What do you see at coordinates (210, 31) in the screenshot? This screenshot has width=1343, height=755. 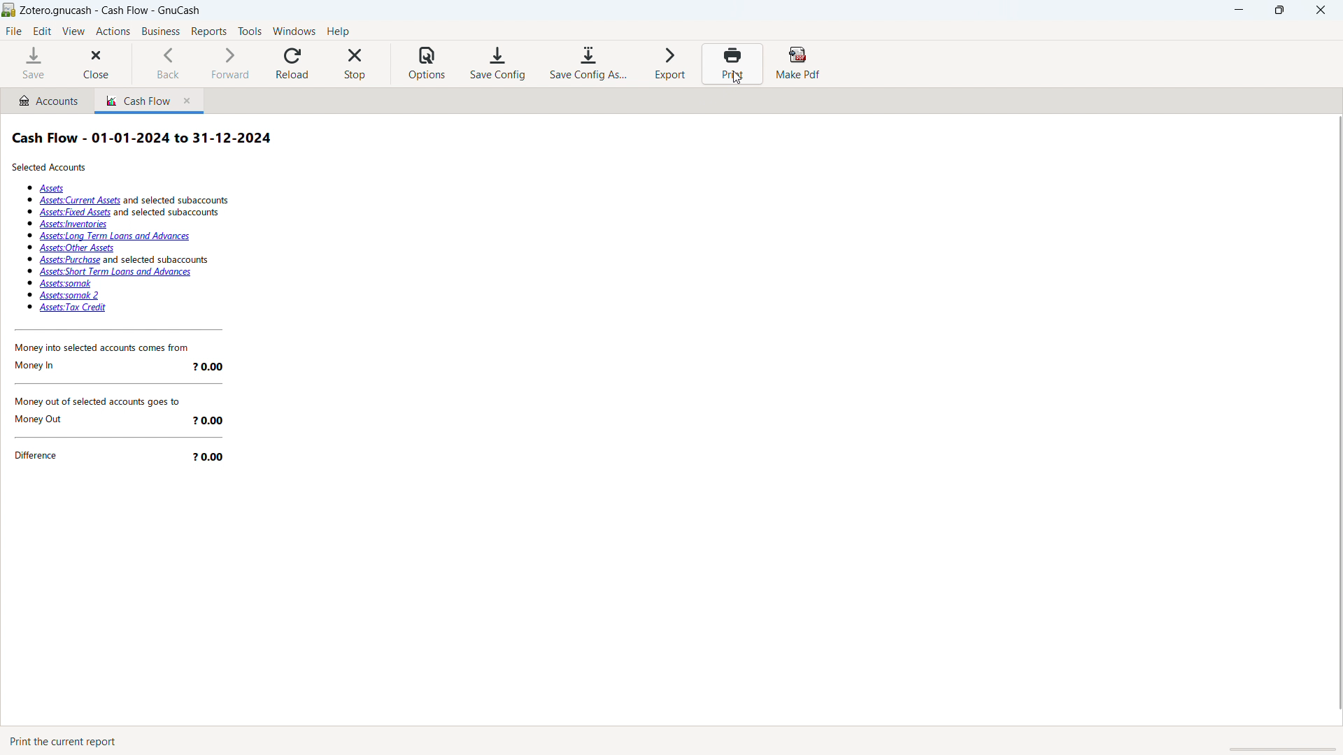 I see `reports` at bounding box center [210, 31].